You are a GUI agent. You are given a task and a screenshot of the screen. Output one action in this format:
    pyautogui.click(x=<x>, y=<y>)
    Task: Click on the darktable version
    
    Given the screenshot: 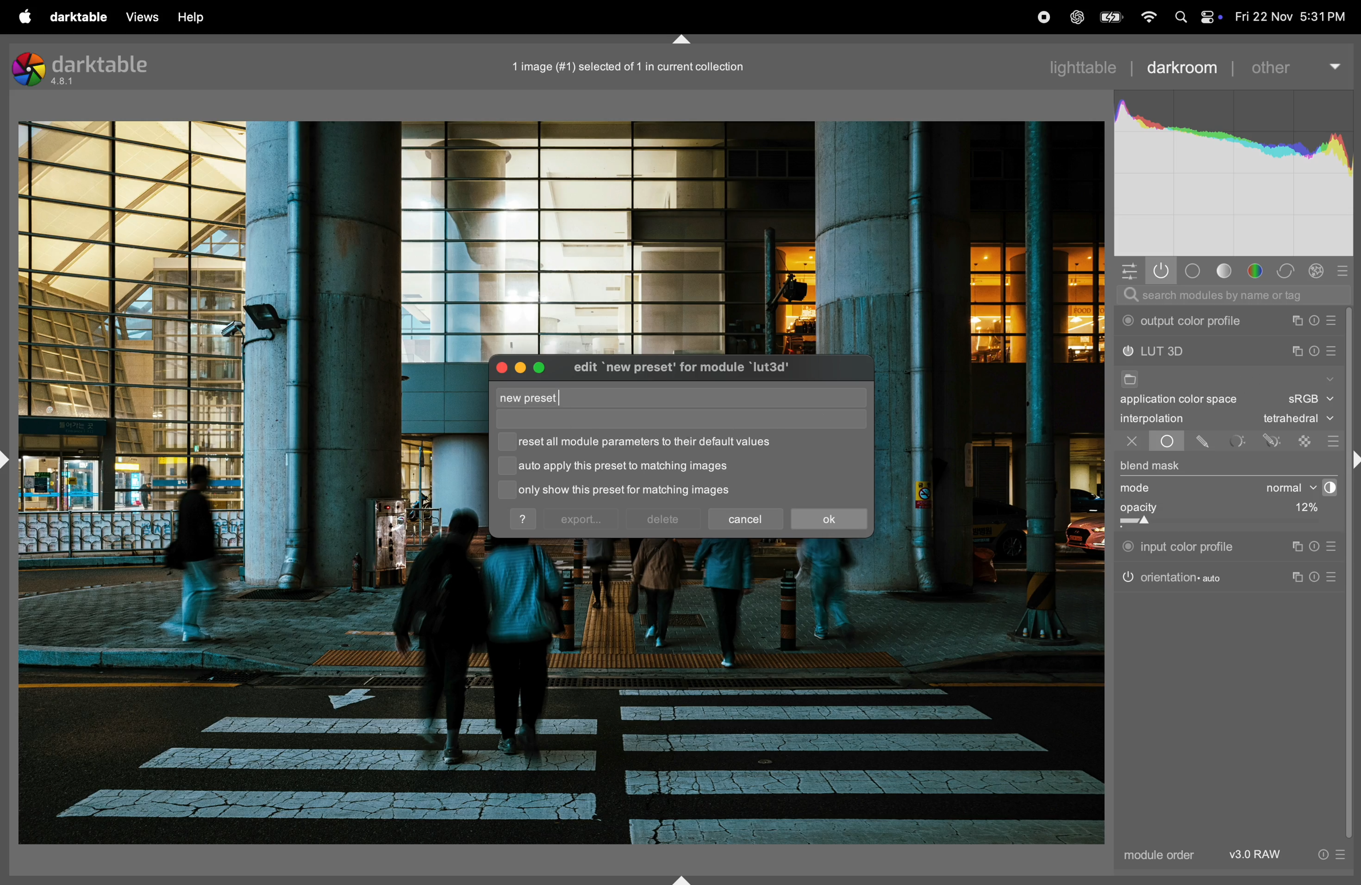 What is the action you would take?
    pyautogui.click(x=88, y=67)
    